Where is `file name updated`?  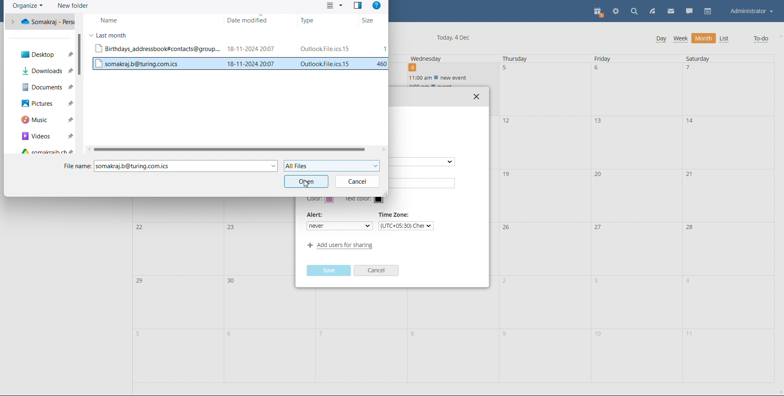
file name updated is located at coordinates (185, 166).